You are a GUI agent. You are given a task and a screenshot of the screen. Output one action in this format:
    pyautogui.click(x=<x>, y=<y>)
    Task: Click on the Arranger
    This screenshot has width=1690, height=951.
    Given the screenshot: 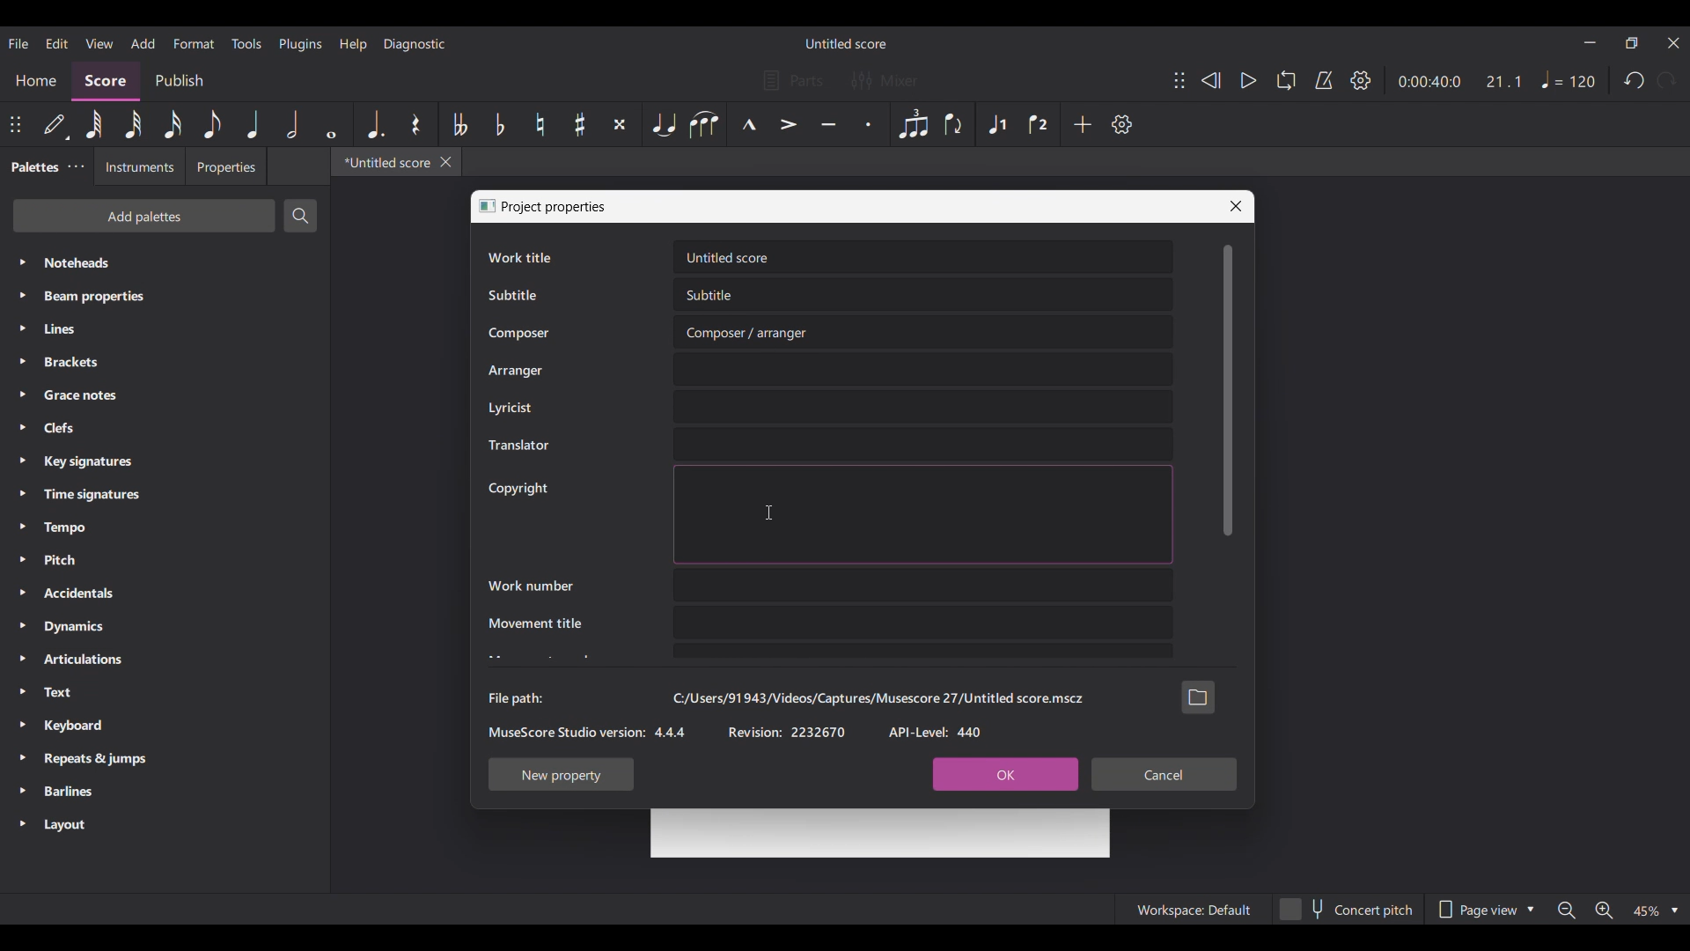 What is the action you would take?
    pyautogui.click(x=516, y=371)
    